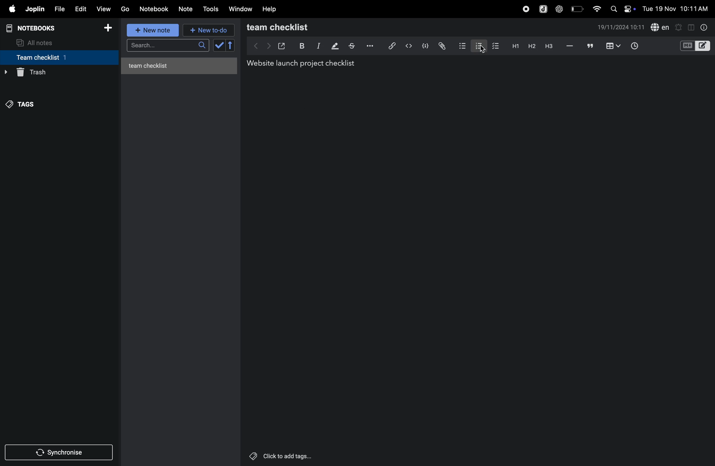  Describe the element at coordinates (689, 27) in the screenshot. I see `toggle editor` at that location.